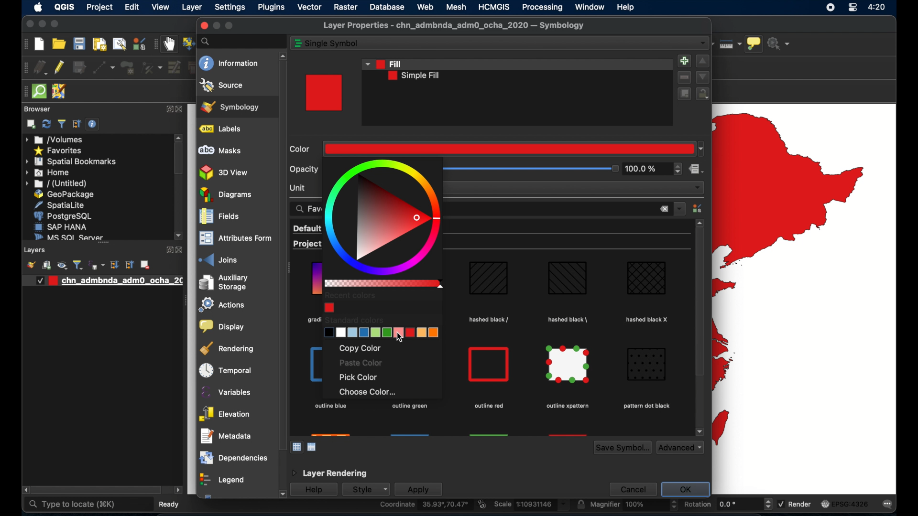  I want to click on date defined override, so click(697, 170).